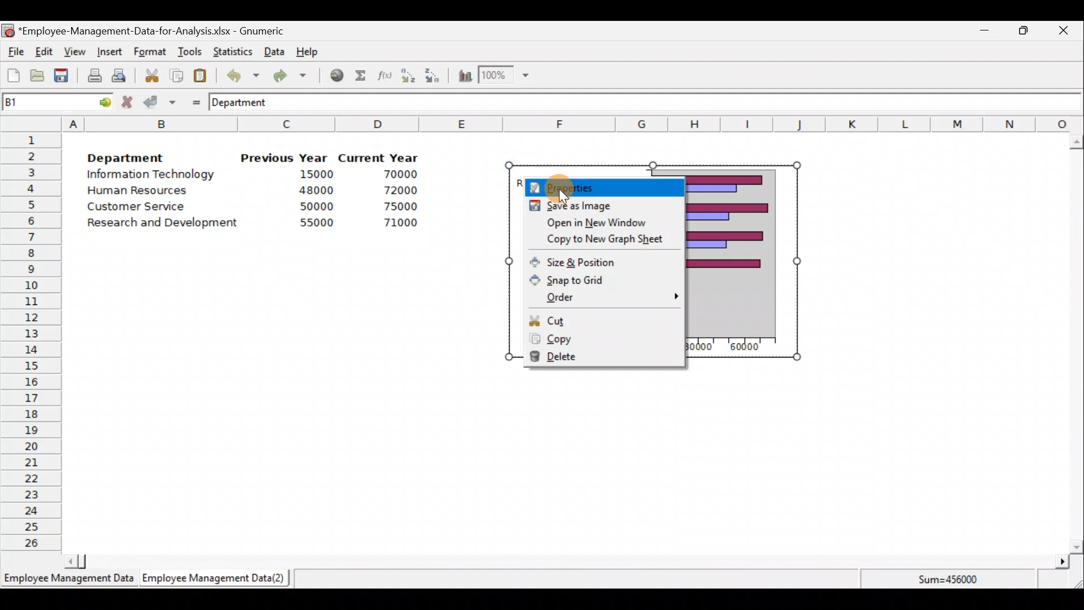 The width and height of the screenshot is (1084, 610). Describe the element at coordinates (8, 32) in the screenshot. I see `Gnumeric logo` at that location.